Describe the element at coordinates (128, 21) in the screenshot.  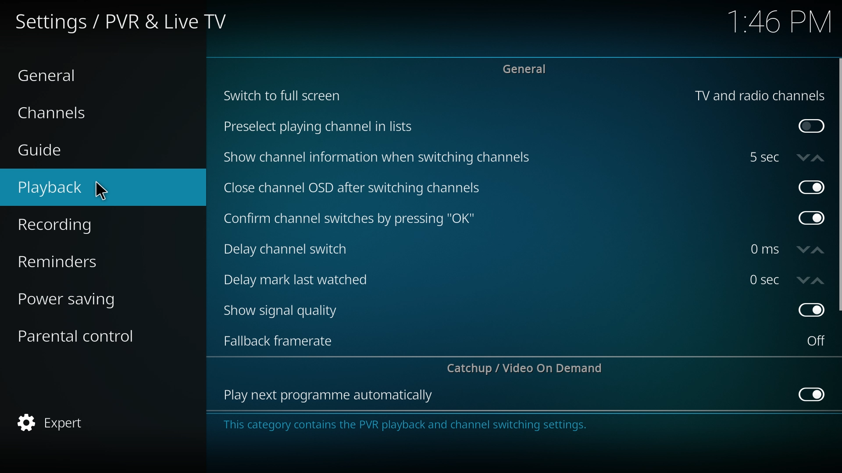
I see `settings/pvr and live tv` at that location.